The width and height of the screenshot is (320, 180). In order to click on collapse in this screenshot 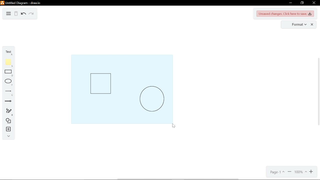, I will do `click(7, 136)`.